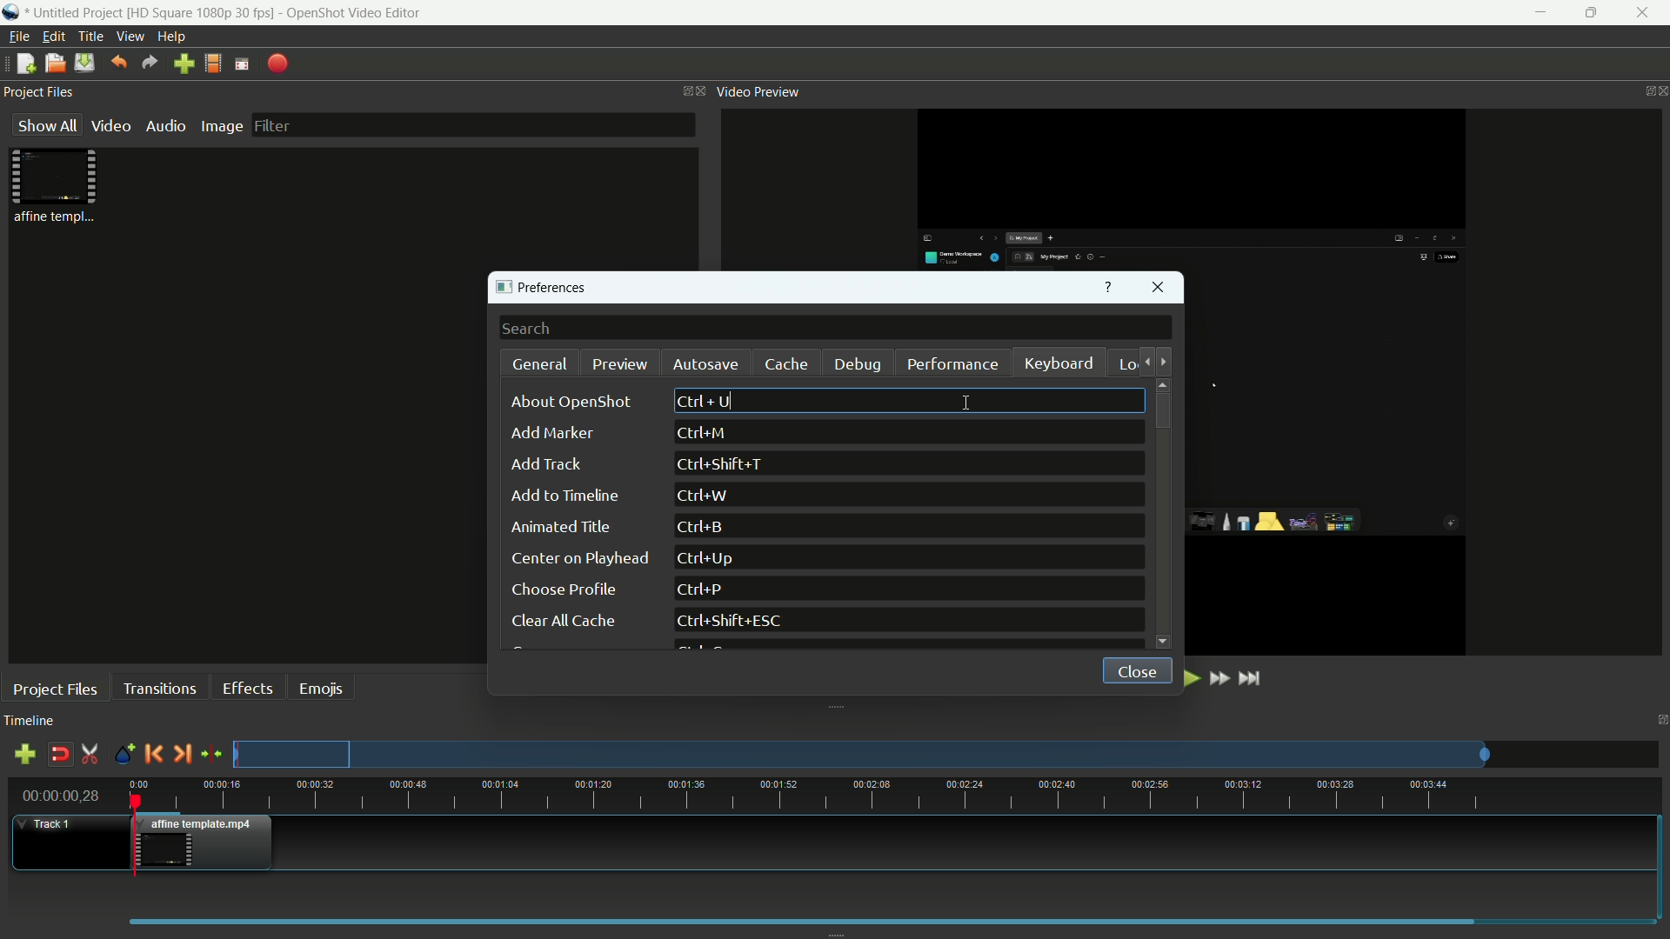  Describe the element at coordinates (278, 63) in the screenshot. I see `export` at that location.